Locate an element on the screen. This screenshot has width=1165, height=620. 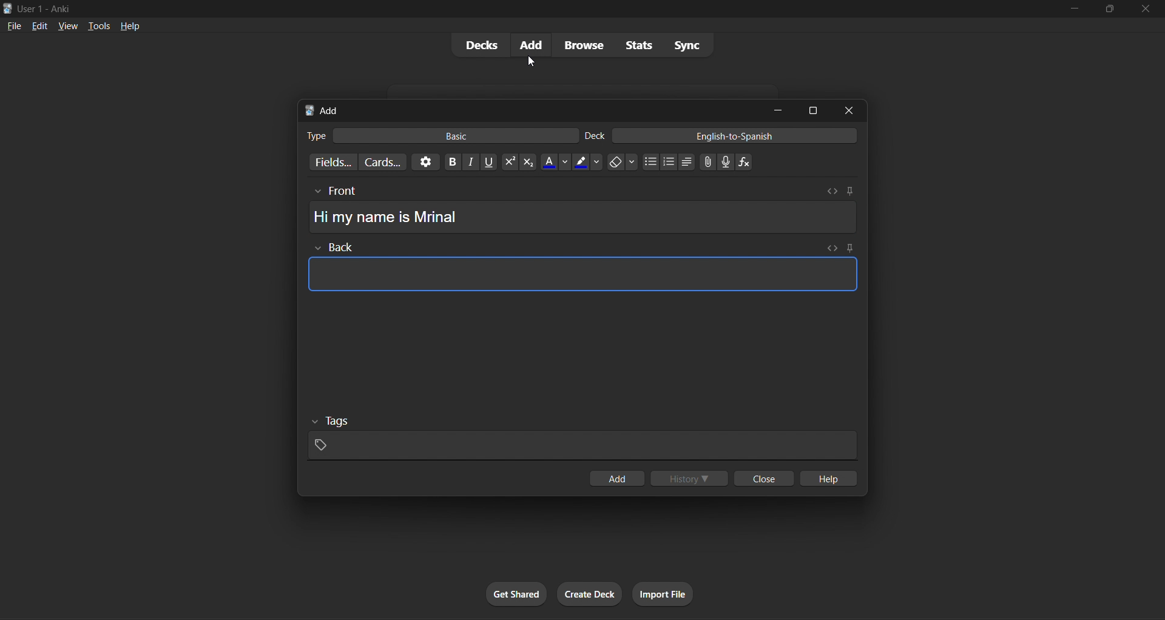
close is located at coordinates (1144, 10).